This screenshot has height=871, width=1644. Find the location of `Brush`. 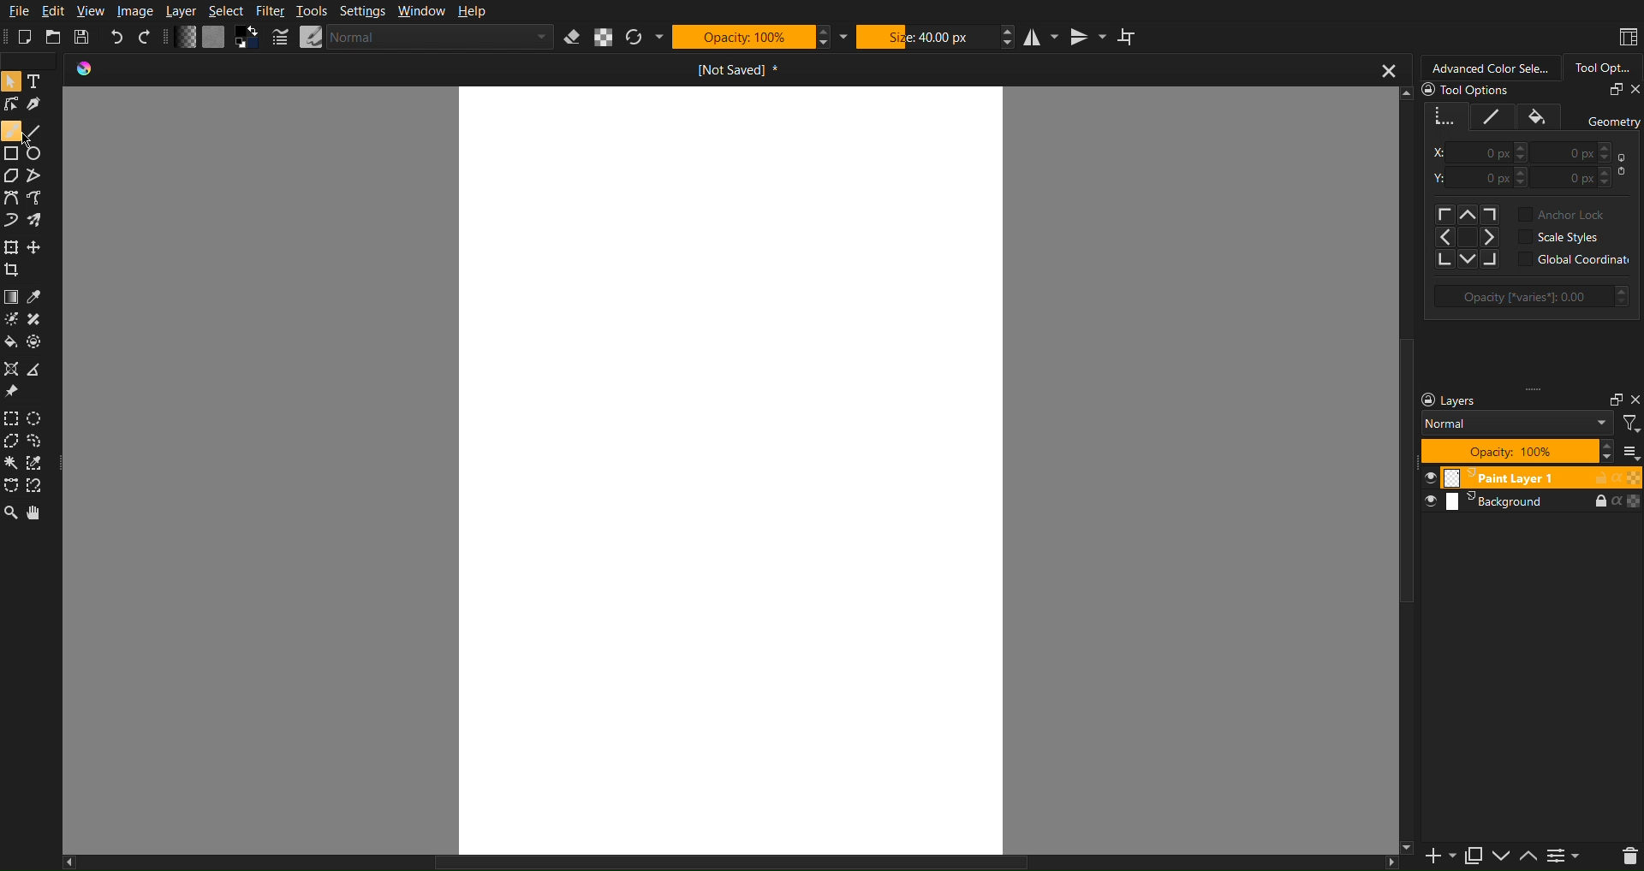

Brush is located at coordinates (11, 130).